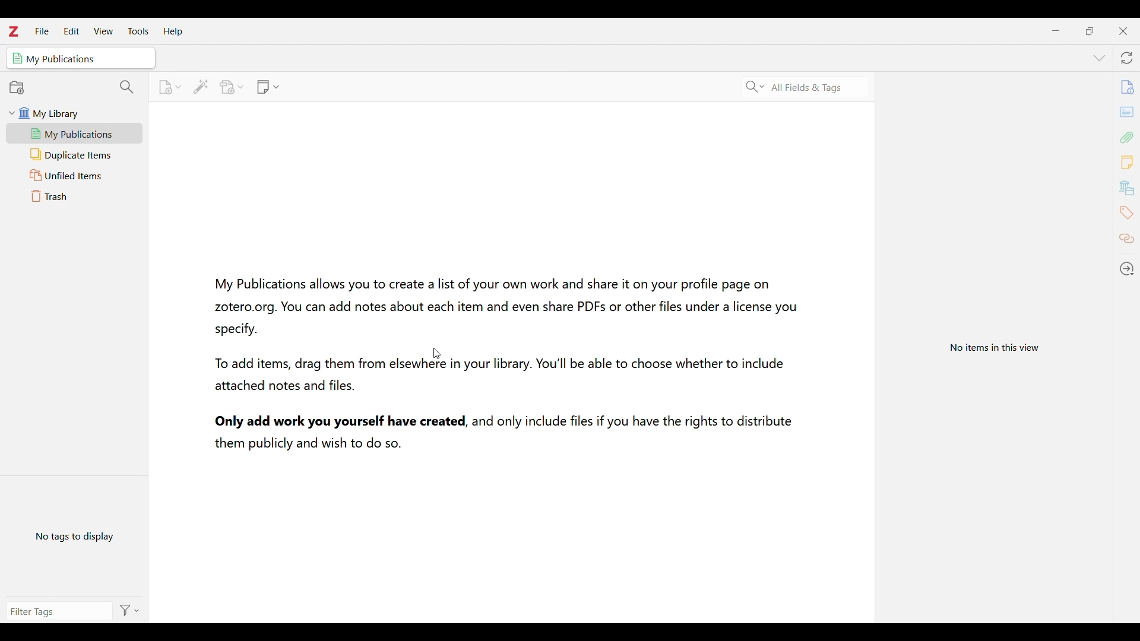  Describe the element at coordinates (75, 175) in the screenshot. I see `Unified items` at that location.